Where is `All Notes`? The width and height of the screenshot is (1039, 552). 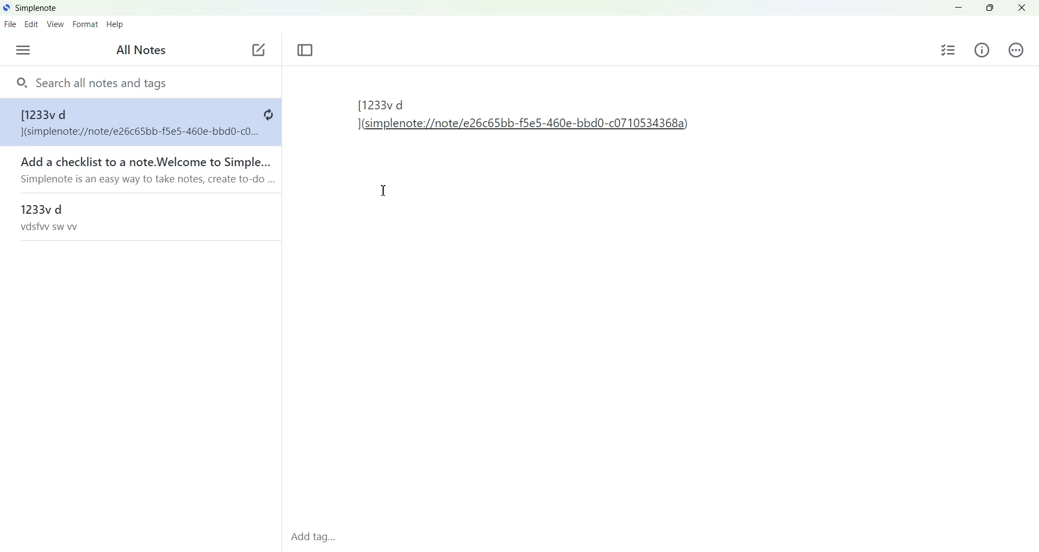 All Notes is located at coordinates (143, 50).